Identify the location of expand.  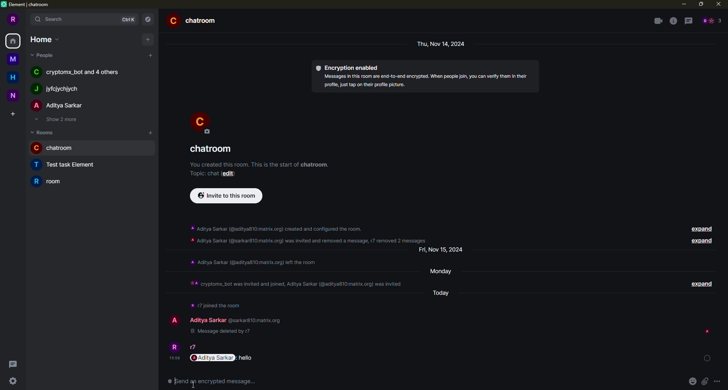
(704, 241).